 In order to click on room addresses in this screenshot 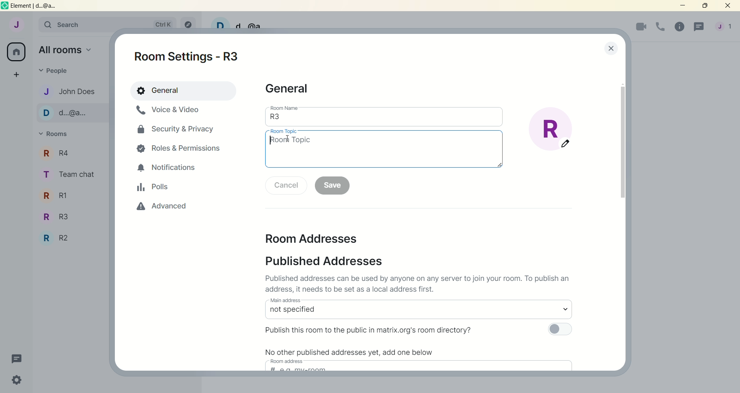, I will do `click(312, 240)`.